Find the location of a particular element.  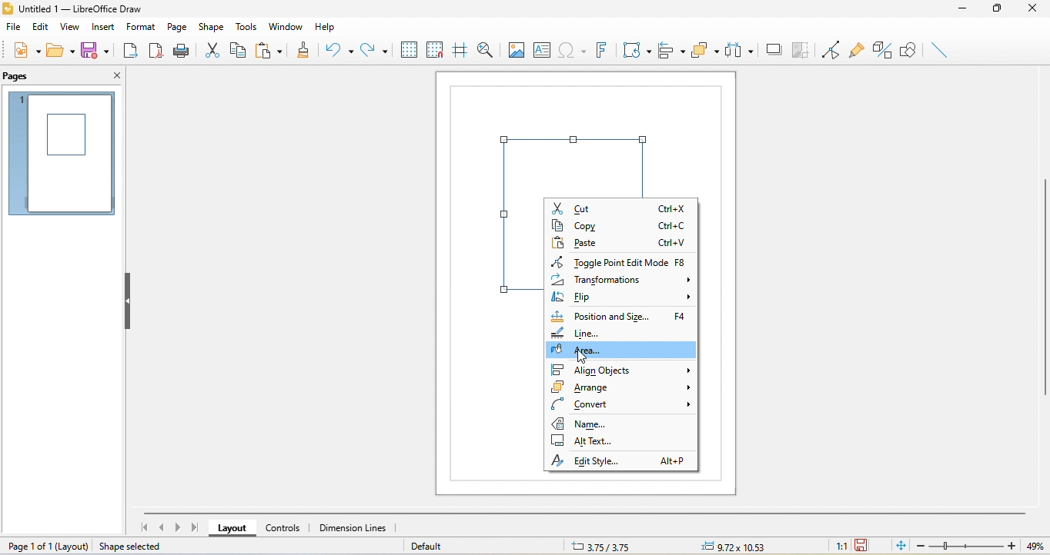

transformation is located at coordinates (637, 52).